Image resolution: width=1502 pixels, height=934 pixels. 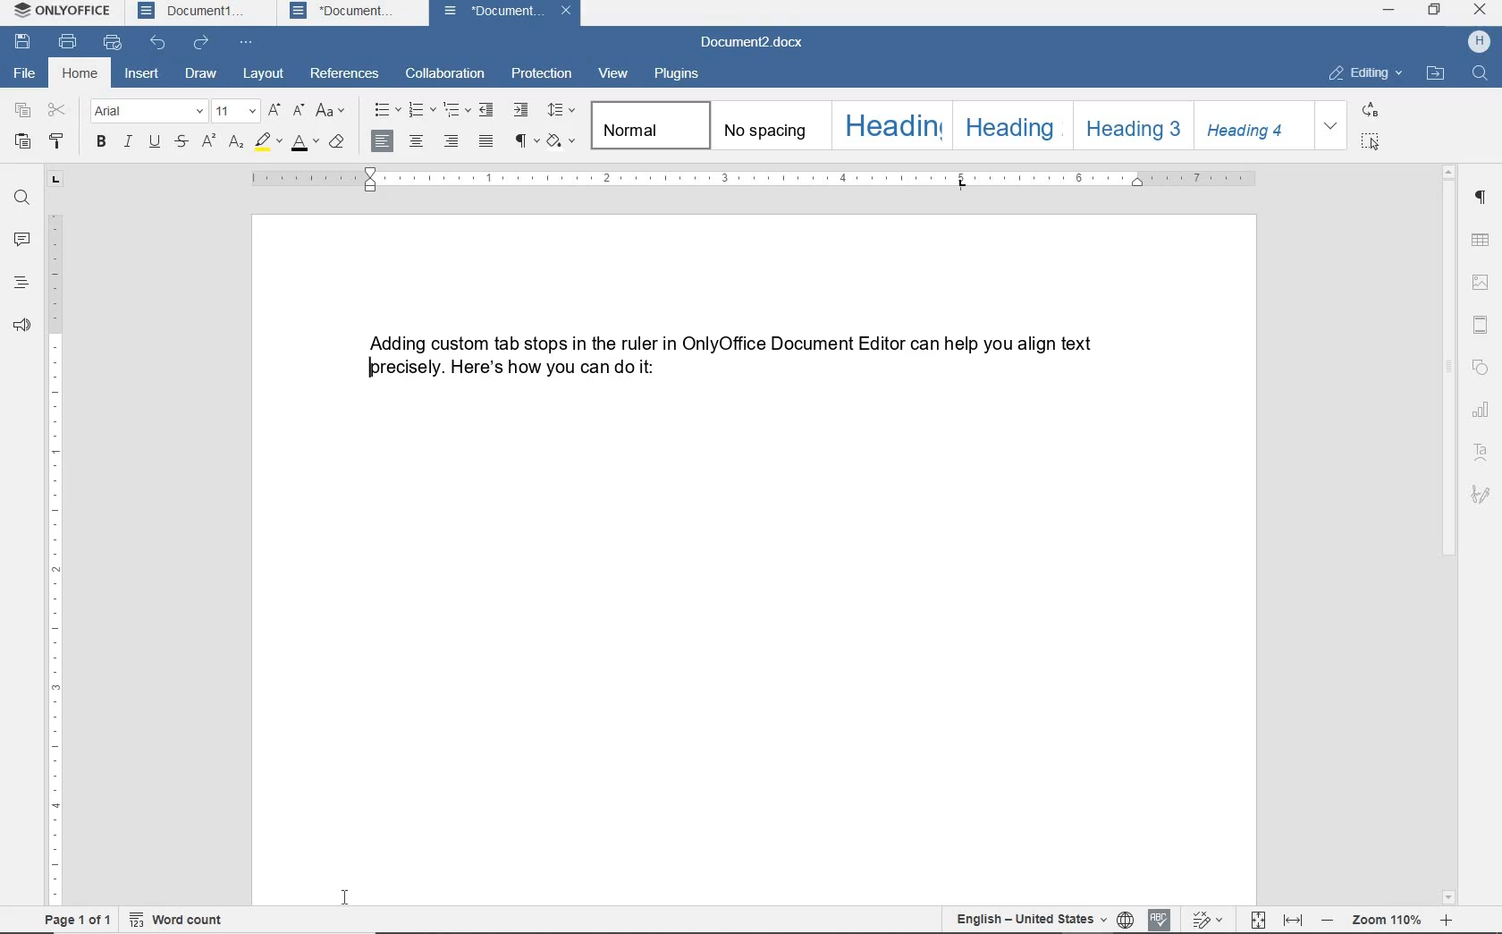 I want to click on view, so click(x=611, y=73).